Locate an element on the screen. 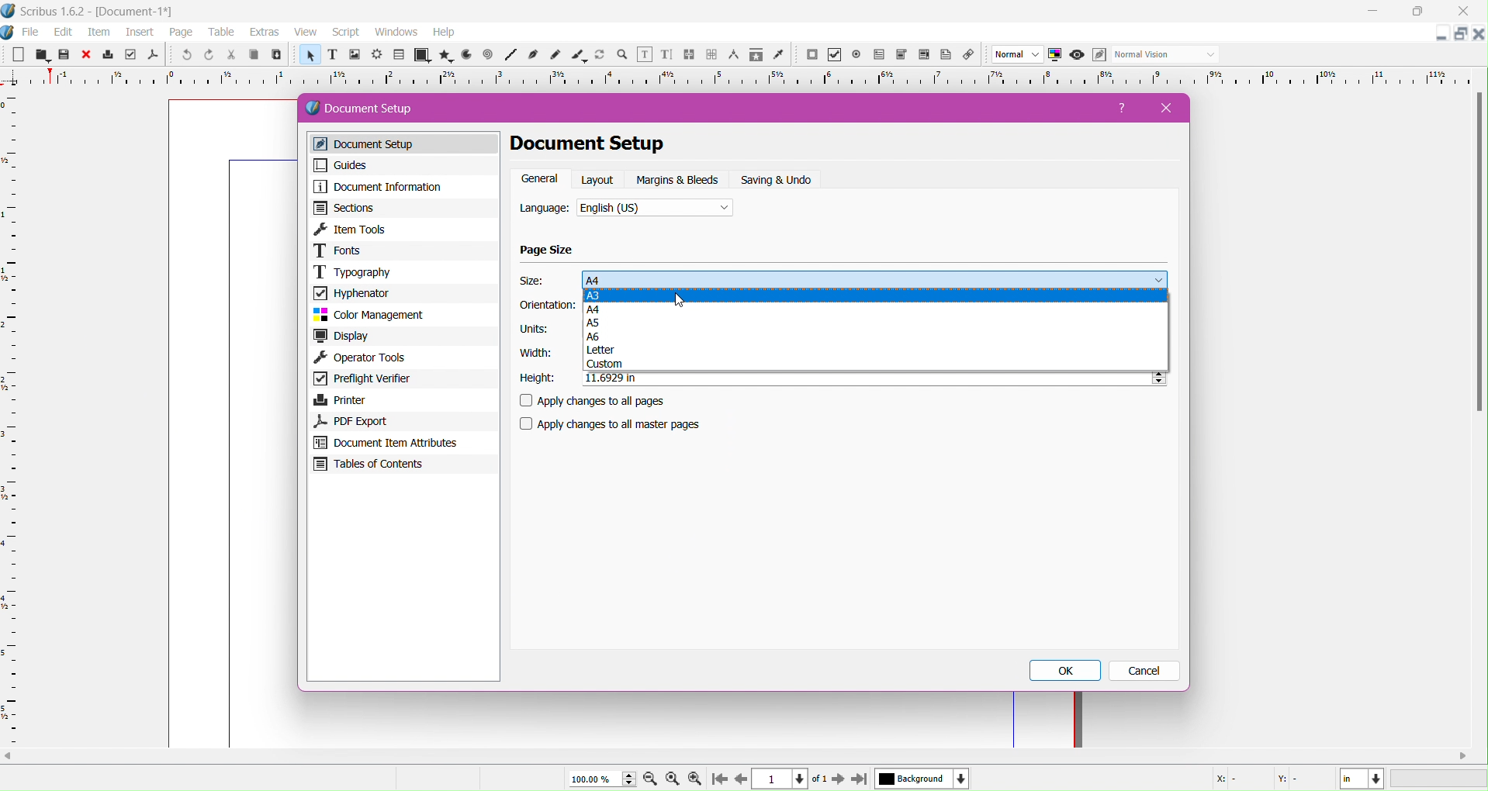 This screenshot has height=791, width=1488. copy is located at coordinates (251, 56).